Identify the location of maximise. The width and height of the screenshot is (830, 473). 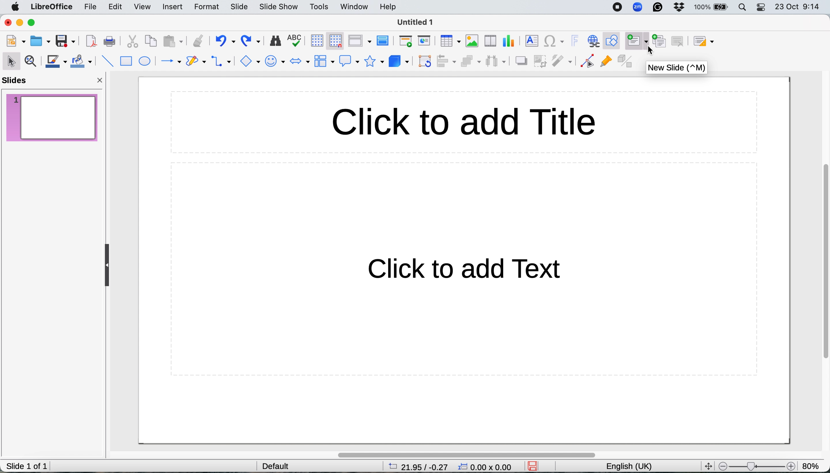
(32, 23).